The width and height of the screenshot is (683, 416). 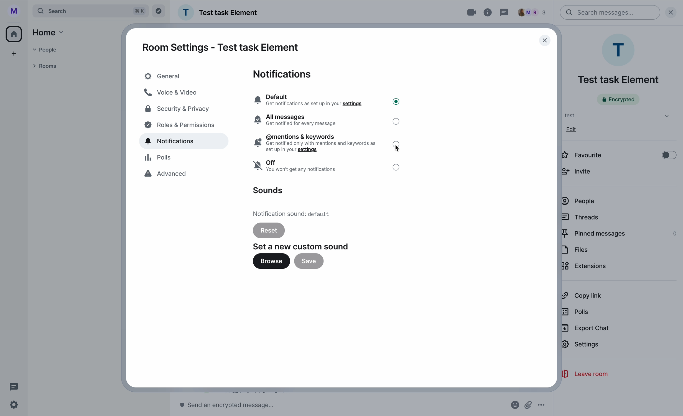 What do you see at coordinates (327, 120) in the screenshot?
I see `all messages` at bounding box center [327, 120].